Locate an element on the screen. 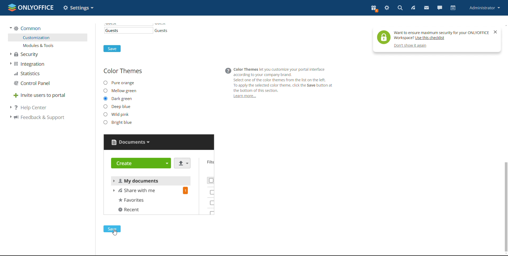 The width and height of the screenshot is (508, 256). settings is located at coordinates (387, 8).